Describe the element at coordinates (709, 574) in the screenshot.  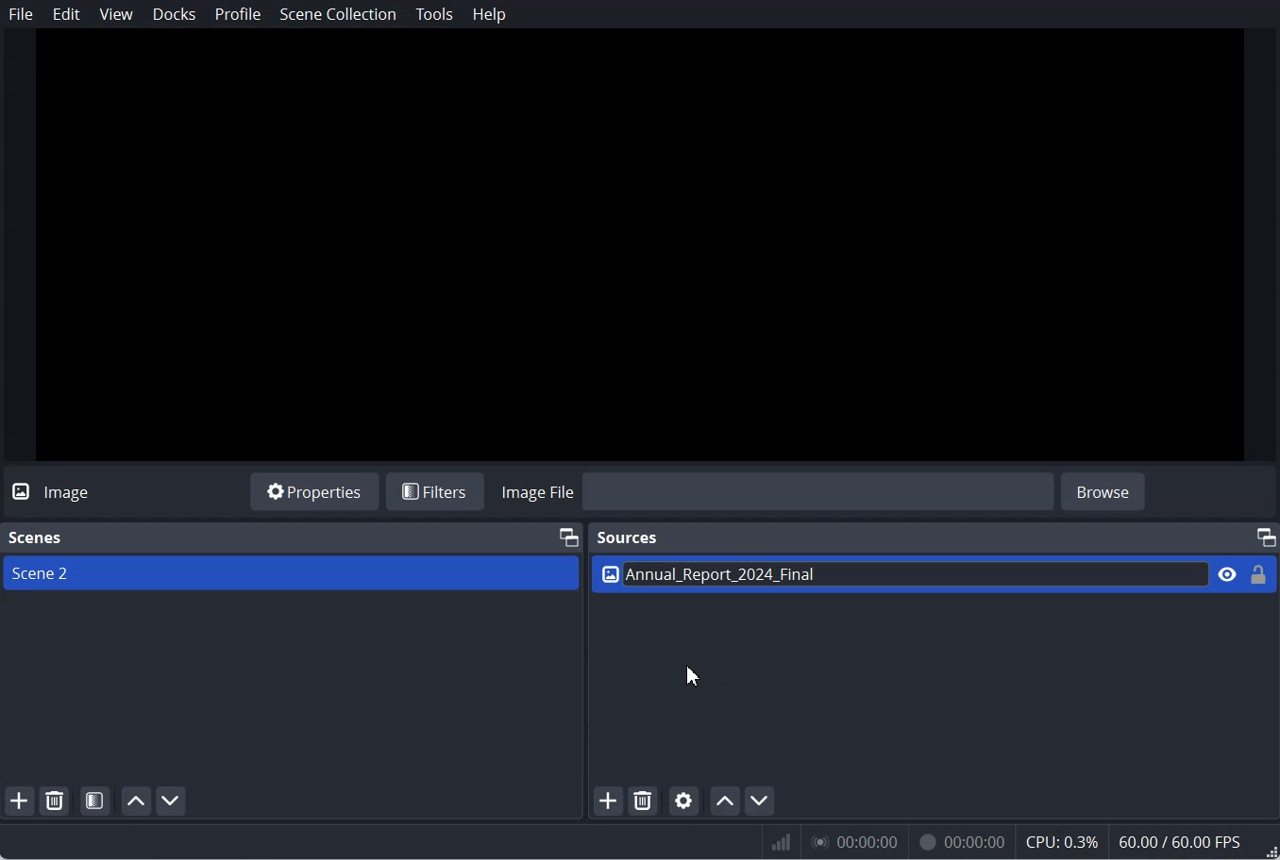
I see `Text` at that location.